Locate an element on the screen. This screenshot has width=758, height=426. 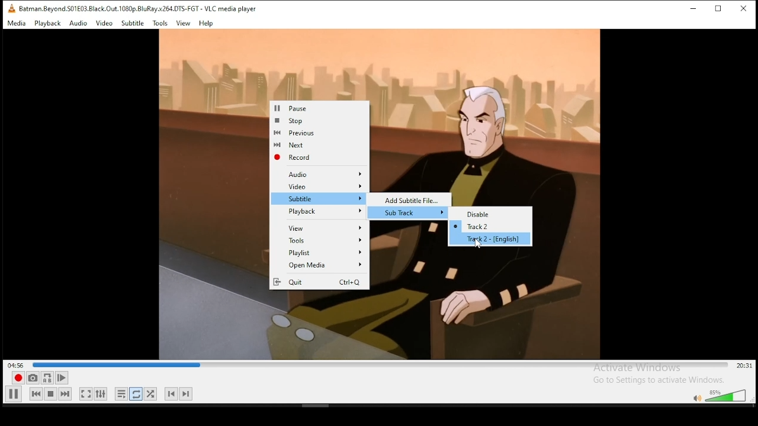
volumne control is located at coordinates (719, 396).